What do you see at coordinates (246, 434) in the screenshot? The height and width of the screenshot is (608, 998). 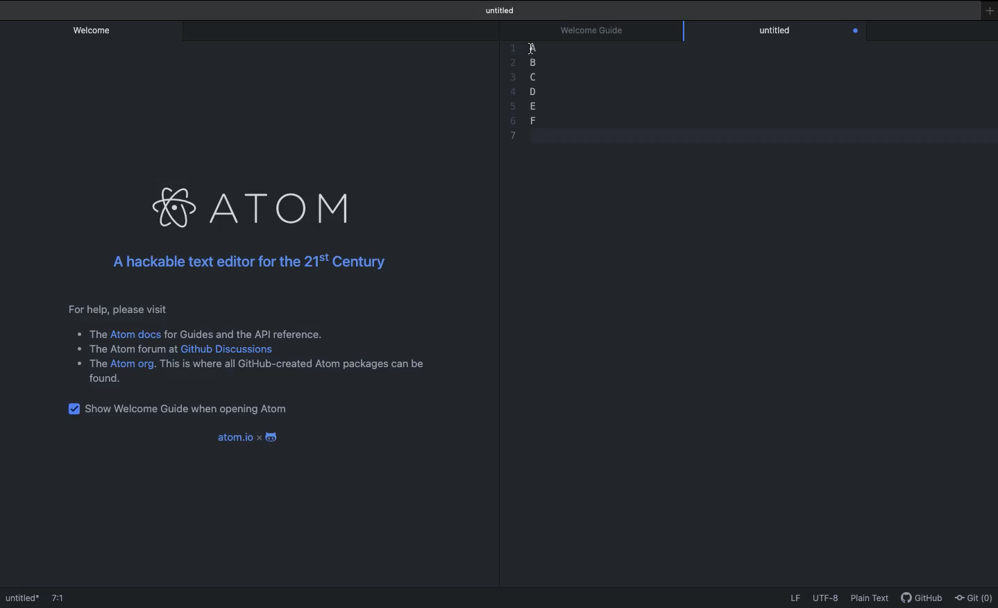 I see `Atom.io x android ` at bounding box center [246, 434].